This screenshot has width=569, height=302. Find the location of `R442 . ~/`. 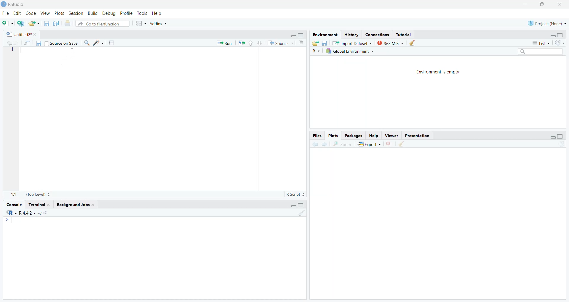

R442 . ~/ is located at coordinates (24, 213).